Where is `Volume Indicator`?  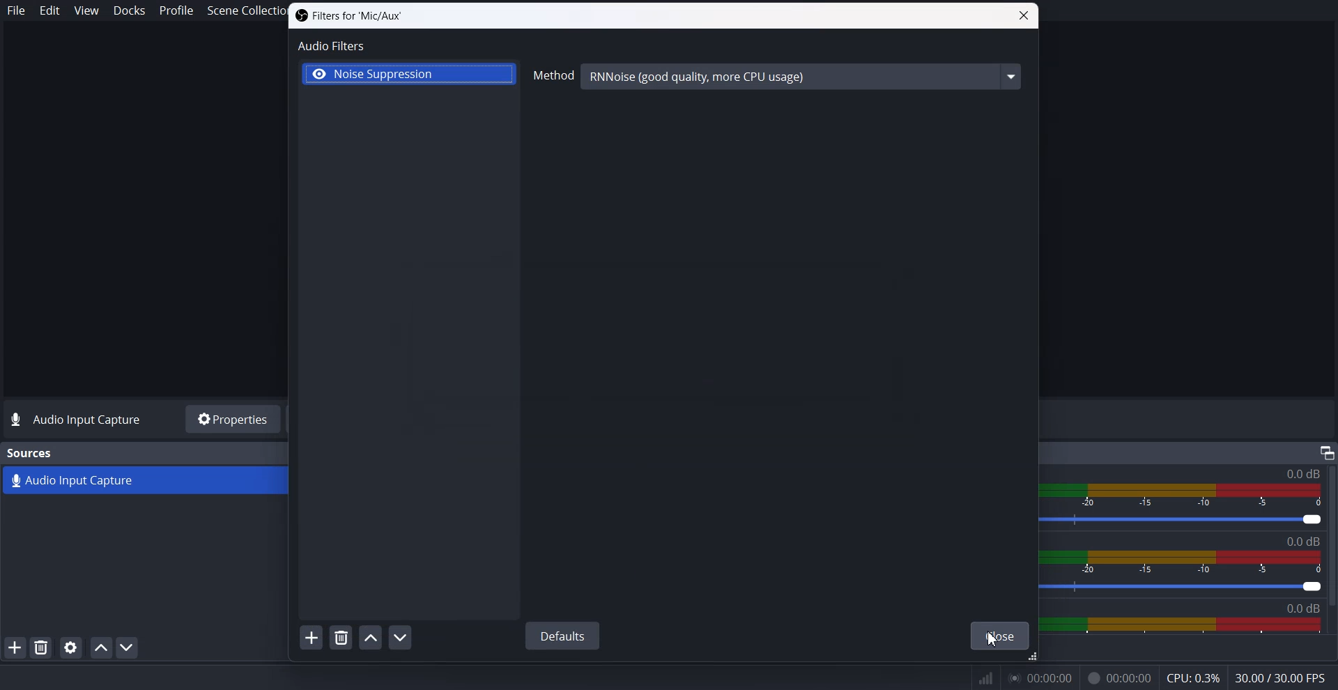
Volume Indicator is located at coordinates (1192, 563).